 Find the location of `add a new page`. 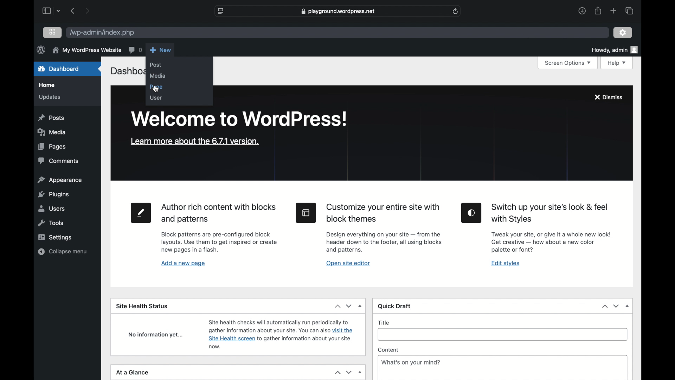

add a new page is located at coordinates (183, 264).